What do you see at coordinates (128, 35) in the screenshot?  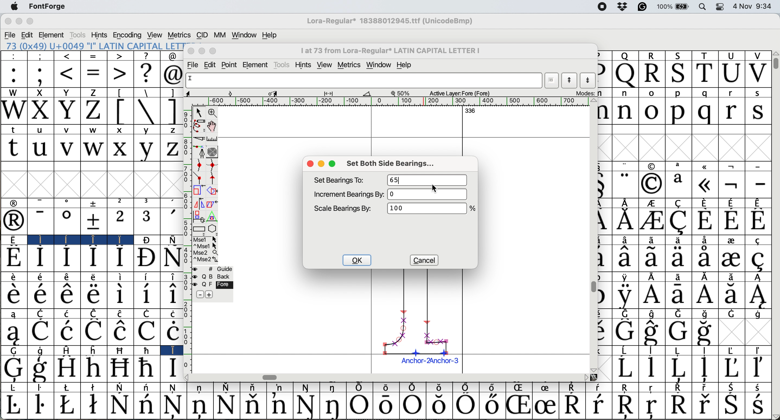 I see `encoding` at bounding box center [128, 35].